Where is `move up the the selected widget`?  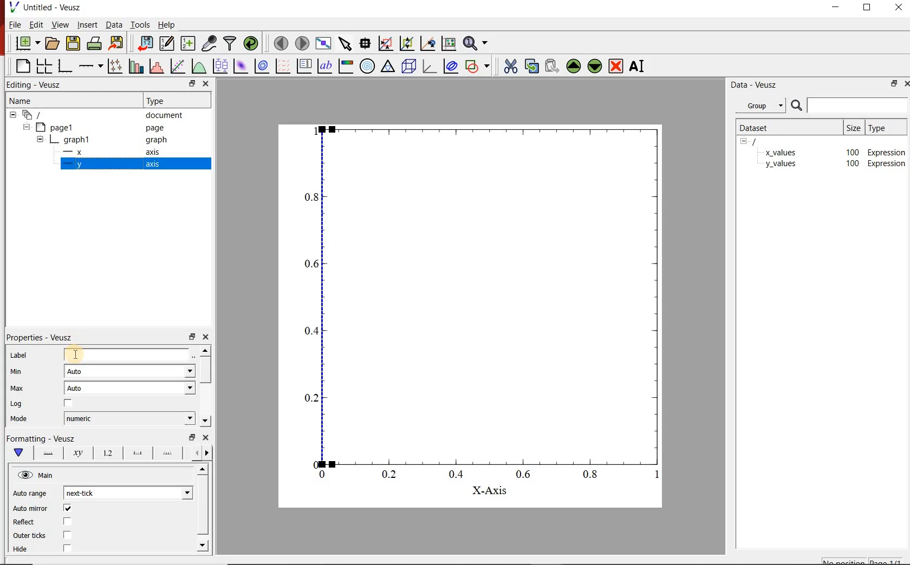
move up the the selected widget is located at coordinates (572, 67).